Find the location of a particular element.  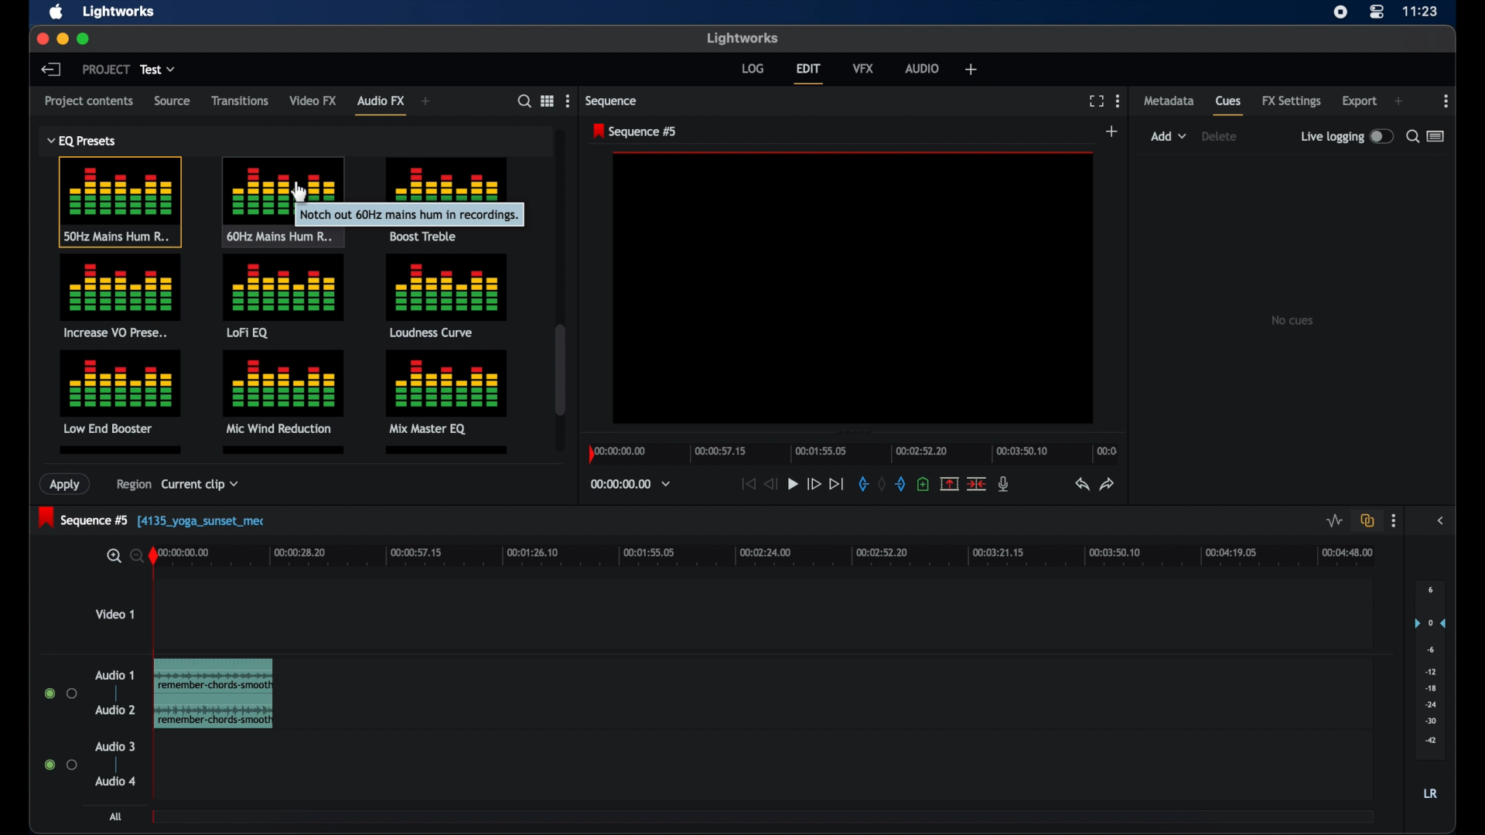

metadata is located at coordinates (1169, 100).